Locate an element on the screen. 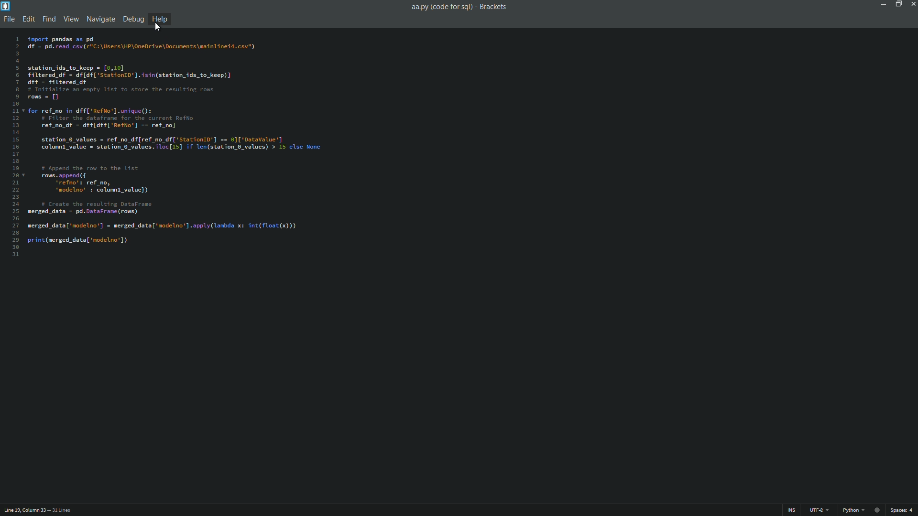 The image size is (918, 516). edit menu is located at coordinates (28, 20).